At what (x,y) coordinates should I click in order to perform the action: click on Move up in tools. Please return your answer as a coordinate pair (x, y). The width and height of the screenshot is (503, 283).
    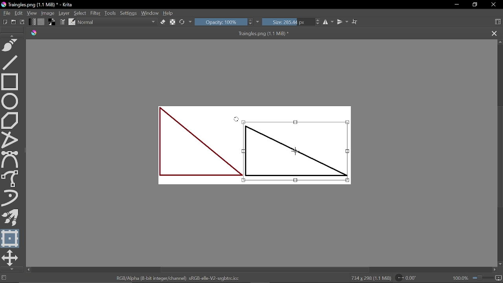
    Looking at the image, I should click on (13, 35).